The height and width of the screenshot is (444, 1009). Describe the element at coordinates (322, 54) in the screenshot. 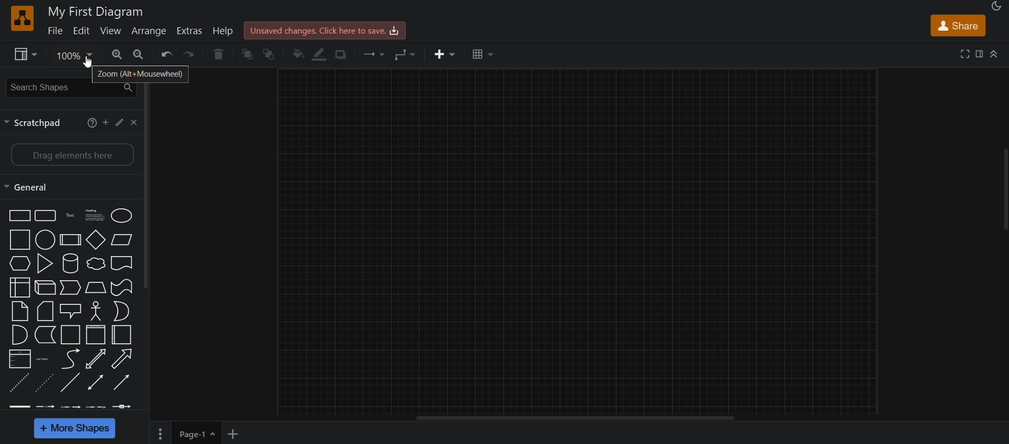

I see `line color` at that location.